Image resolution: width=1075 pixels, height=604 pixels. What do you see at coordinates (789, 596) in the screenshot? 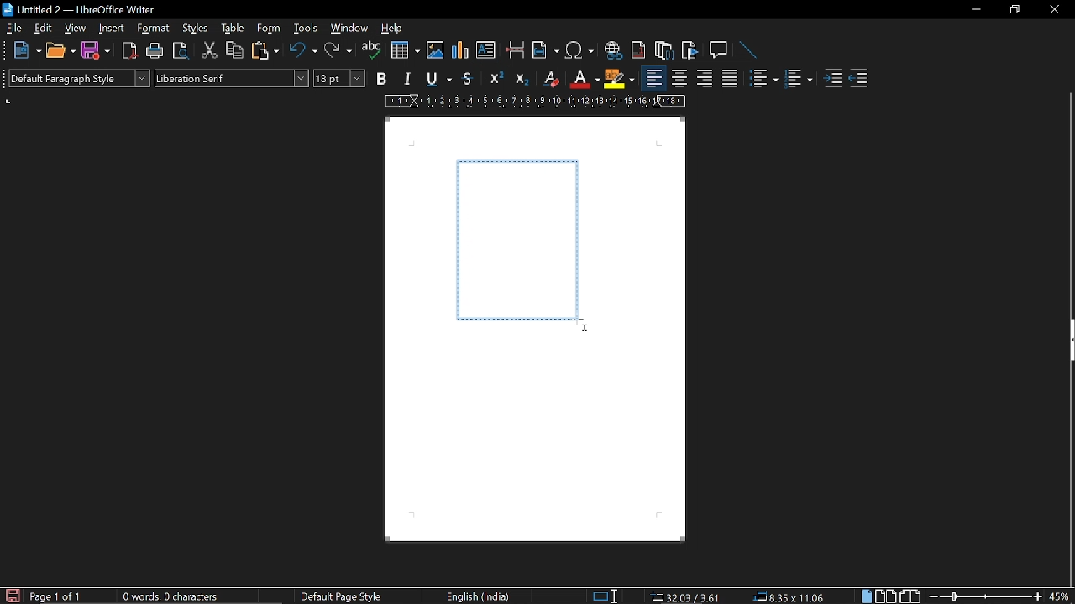
I see `8.35x11.06` at bounding box center [789, 596].